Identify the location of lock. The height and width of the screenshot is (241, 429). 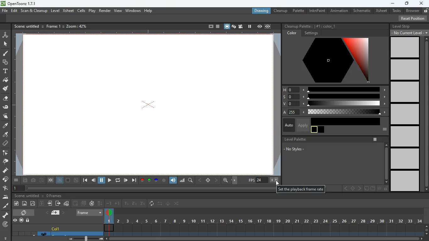
(29, 220).